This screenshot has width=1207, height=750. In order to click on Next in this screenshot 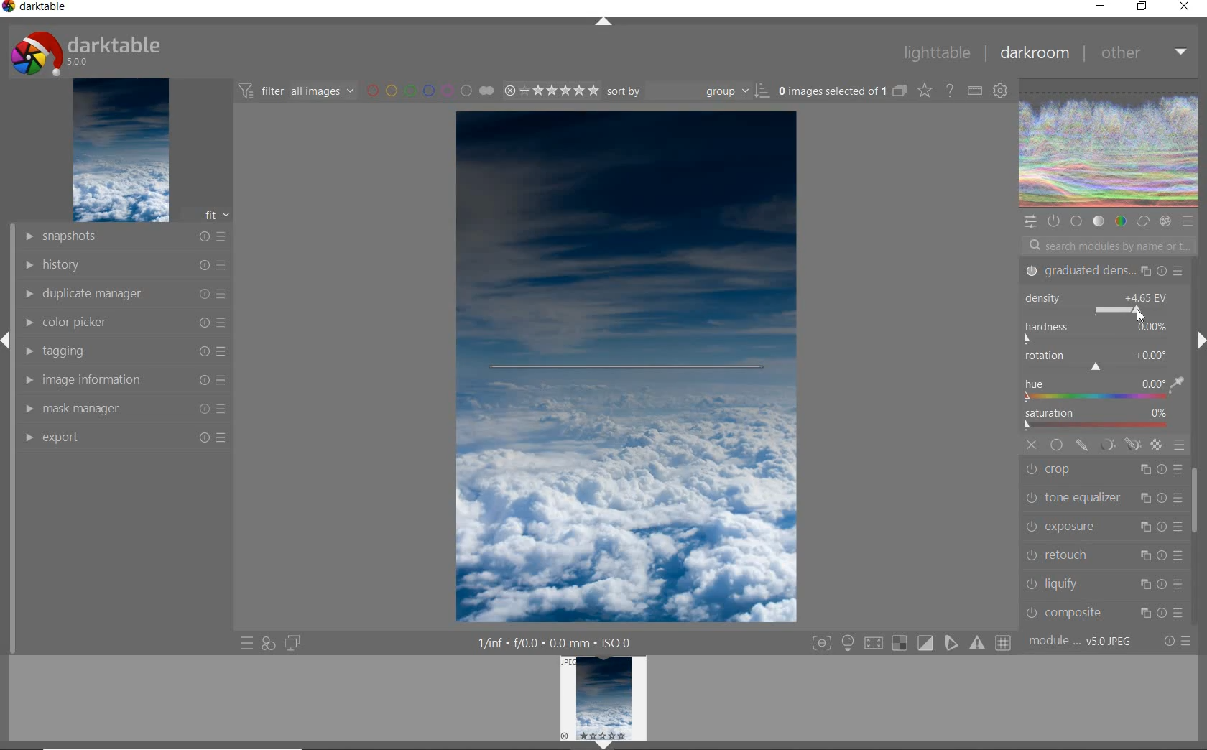, I will do `click(1200, 341)`.